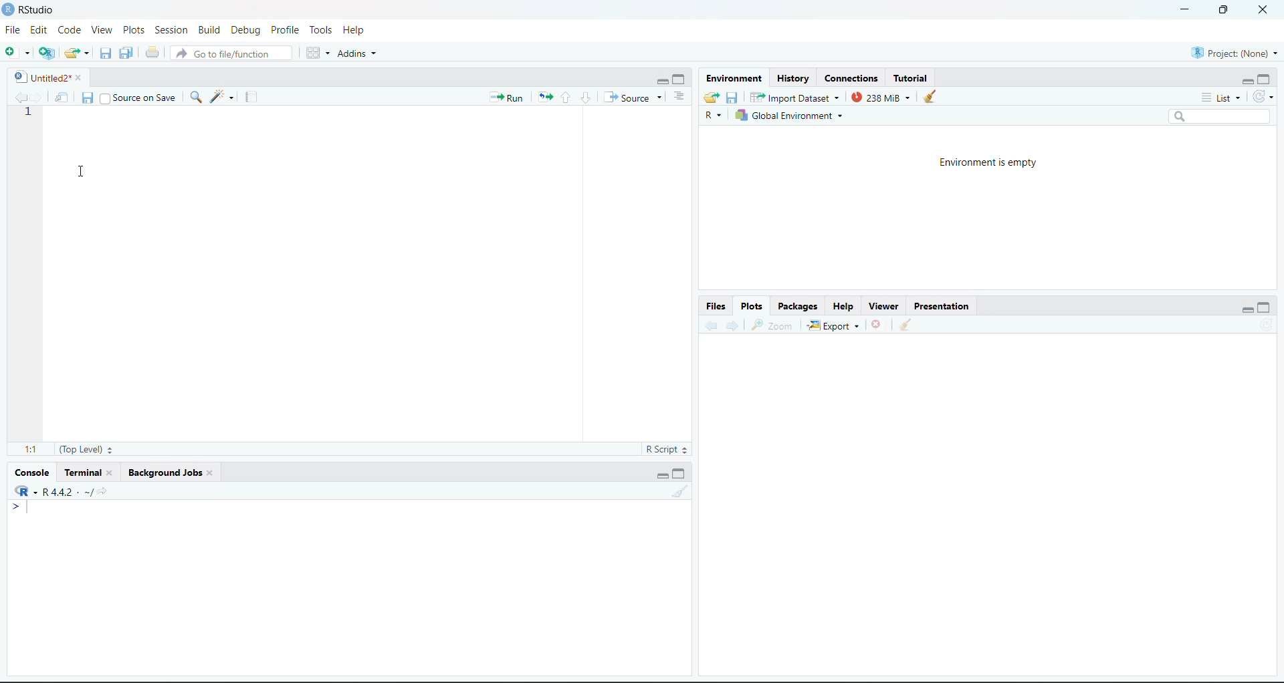 The image size is (1284, 683). Describe the element at coordinates (633, 97) in the screenshot. I see `Source` at that location.